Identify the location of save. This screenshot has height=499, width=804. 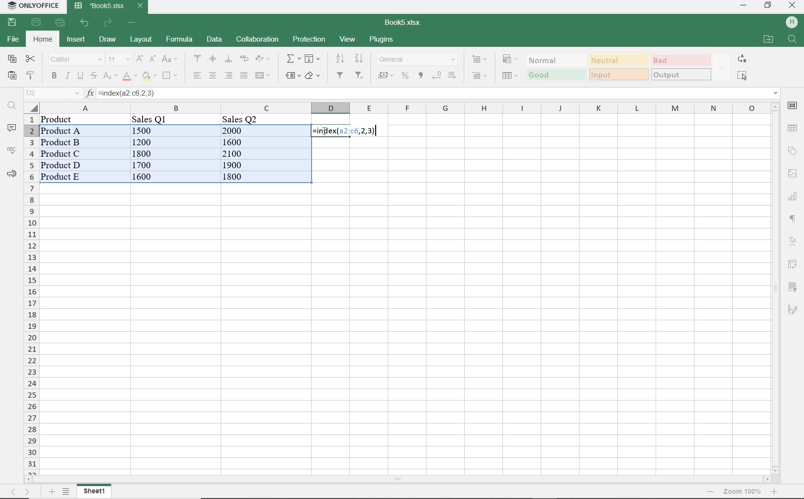
(11, 22).